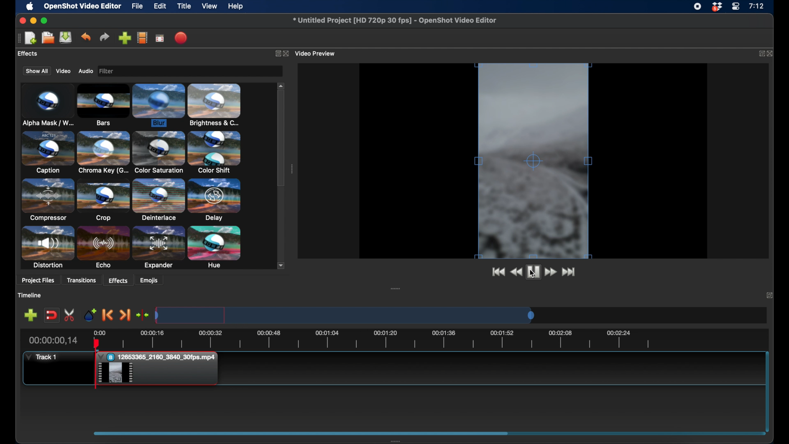 The height and width of the screenshot is (444, 789). What do you see at coordinates (33, 21) in the screenshot?
I see `minimize` at bounding box center [33, 21].